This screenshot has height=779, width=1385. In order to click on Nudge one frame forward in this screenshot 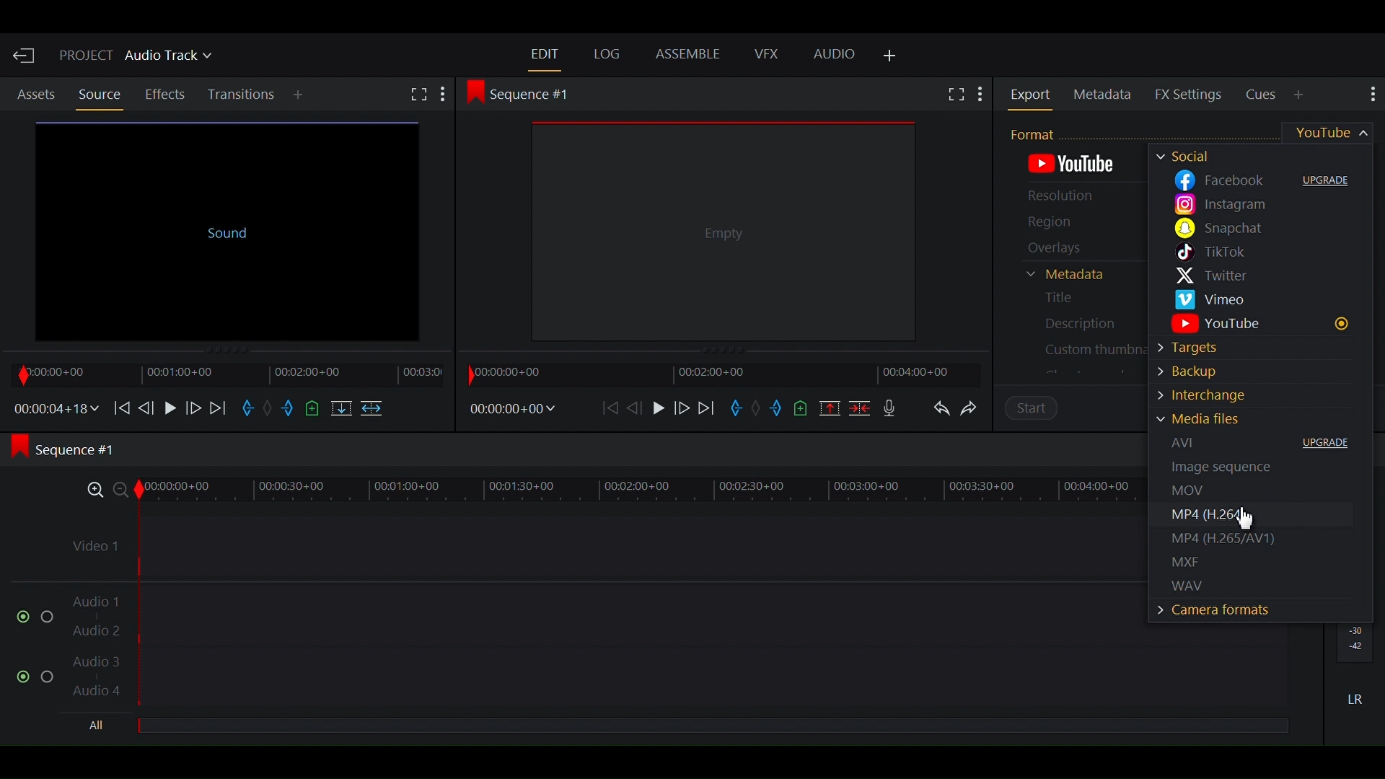, I will do `click(192, 407)`.